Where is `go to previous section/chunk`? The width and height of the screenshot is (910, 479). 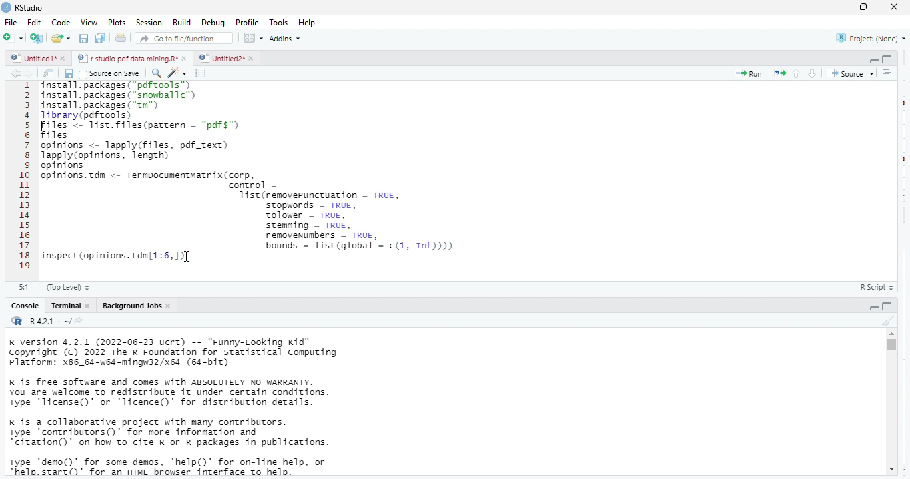
go to previous section/chunk is located at coordinates (795, 73).